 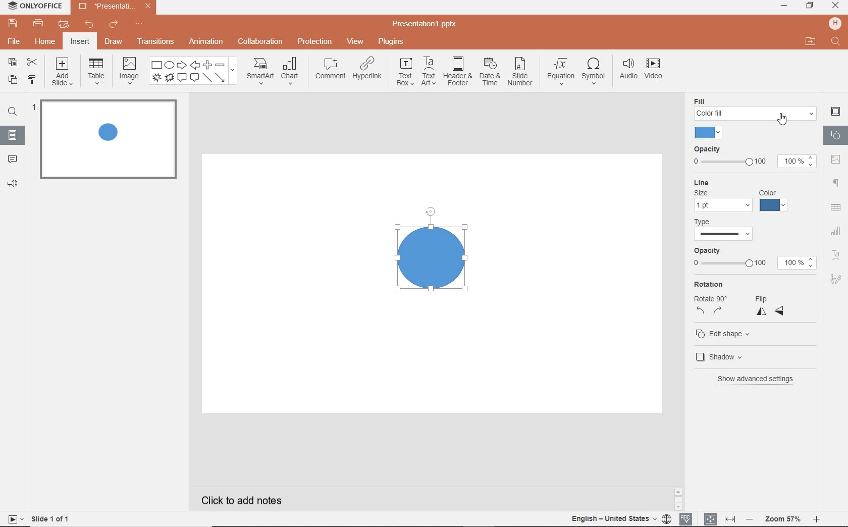 I want to click on file name, so click(x=425, y=25).